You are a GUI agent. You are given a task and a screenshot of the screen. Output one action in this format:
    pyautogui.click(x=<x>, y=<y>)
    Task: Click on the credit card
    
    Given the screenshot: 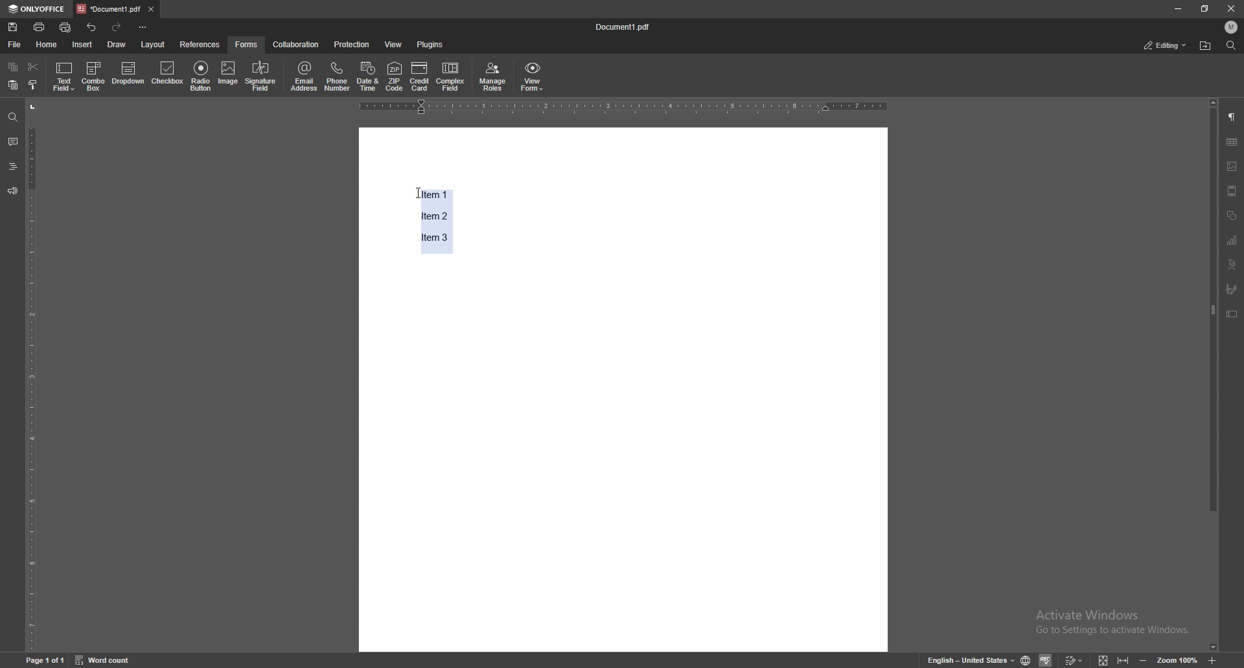 What is the action you would take?
    pyautogui.click(x=421, y=78)
    